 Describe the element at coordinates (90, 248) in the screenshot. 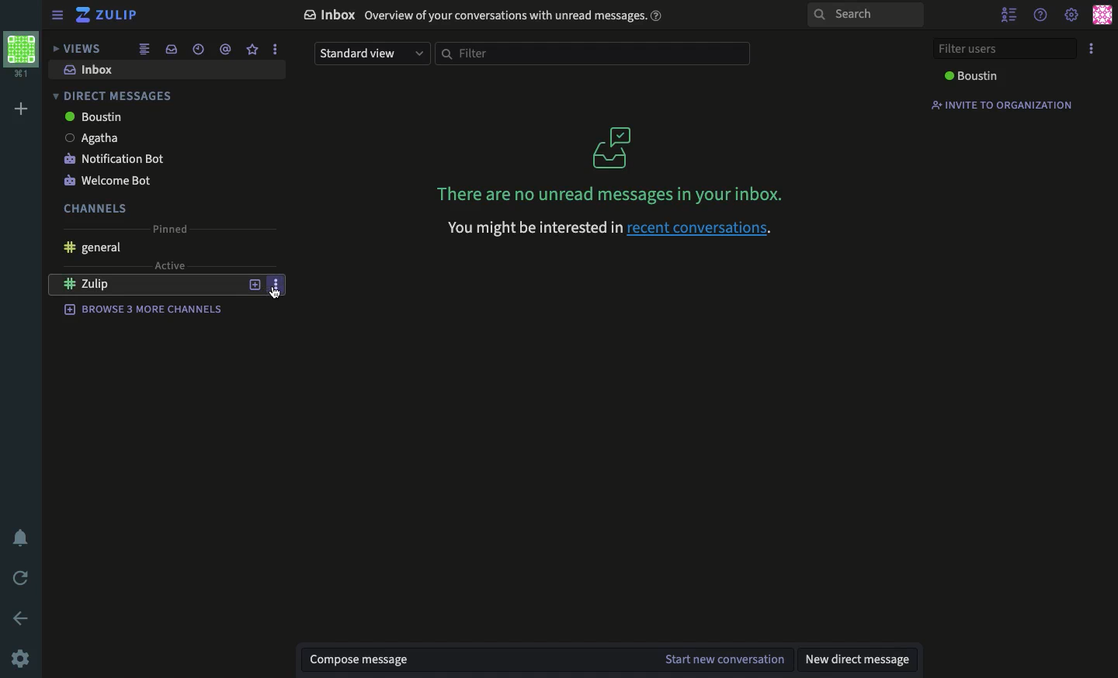

I see `general` at that location.